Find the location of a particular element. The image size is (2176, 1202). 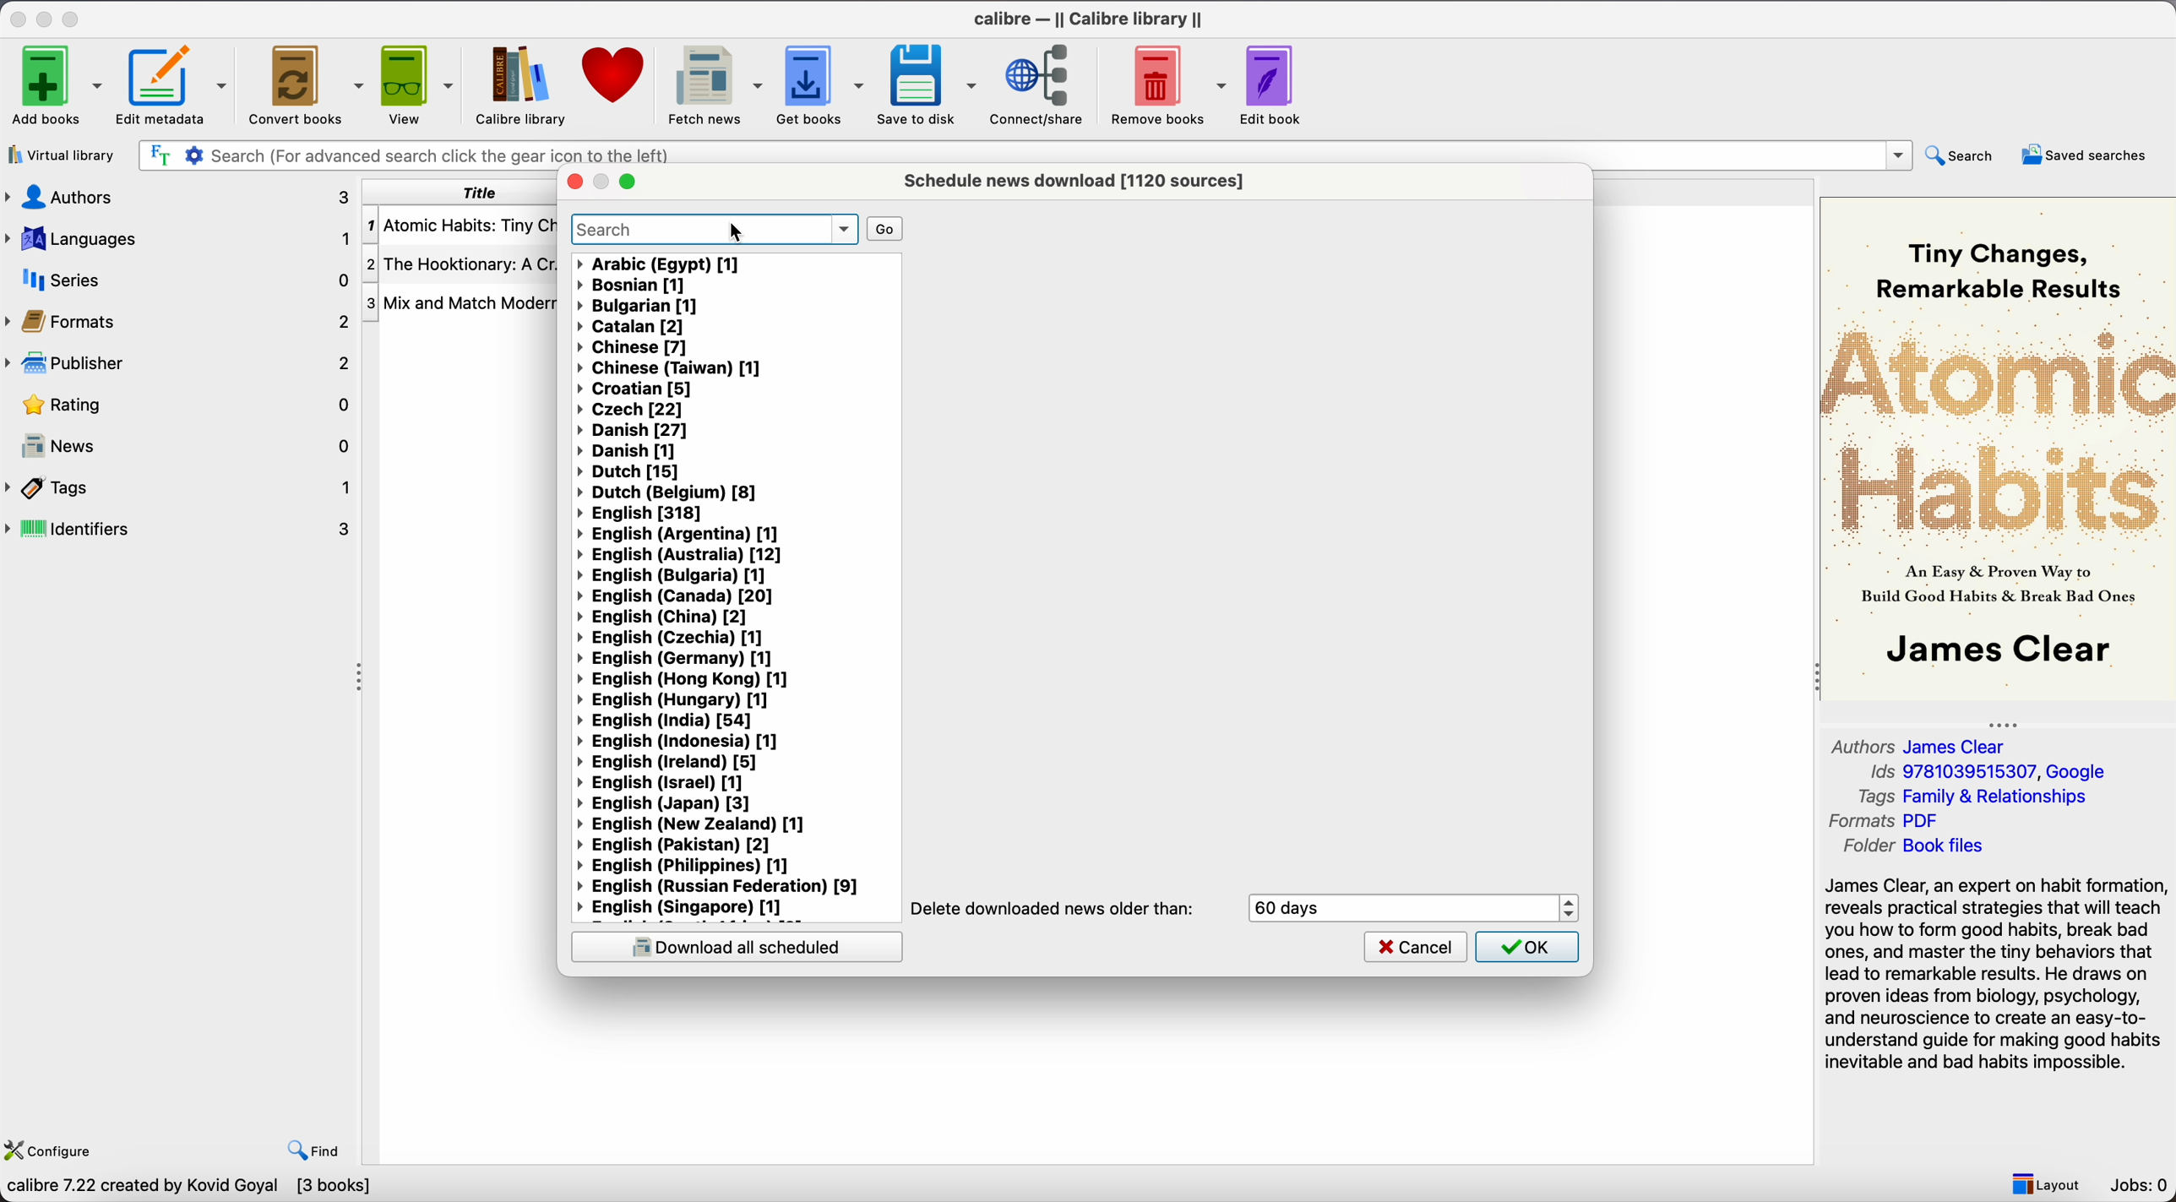

English (Pakistan) [2] is located at coordinates (677, 846).